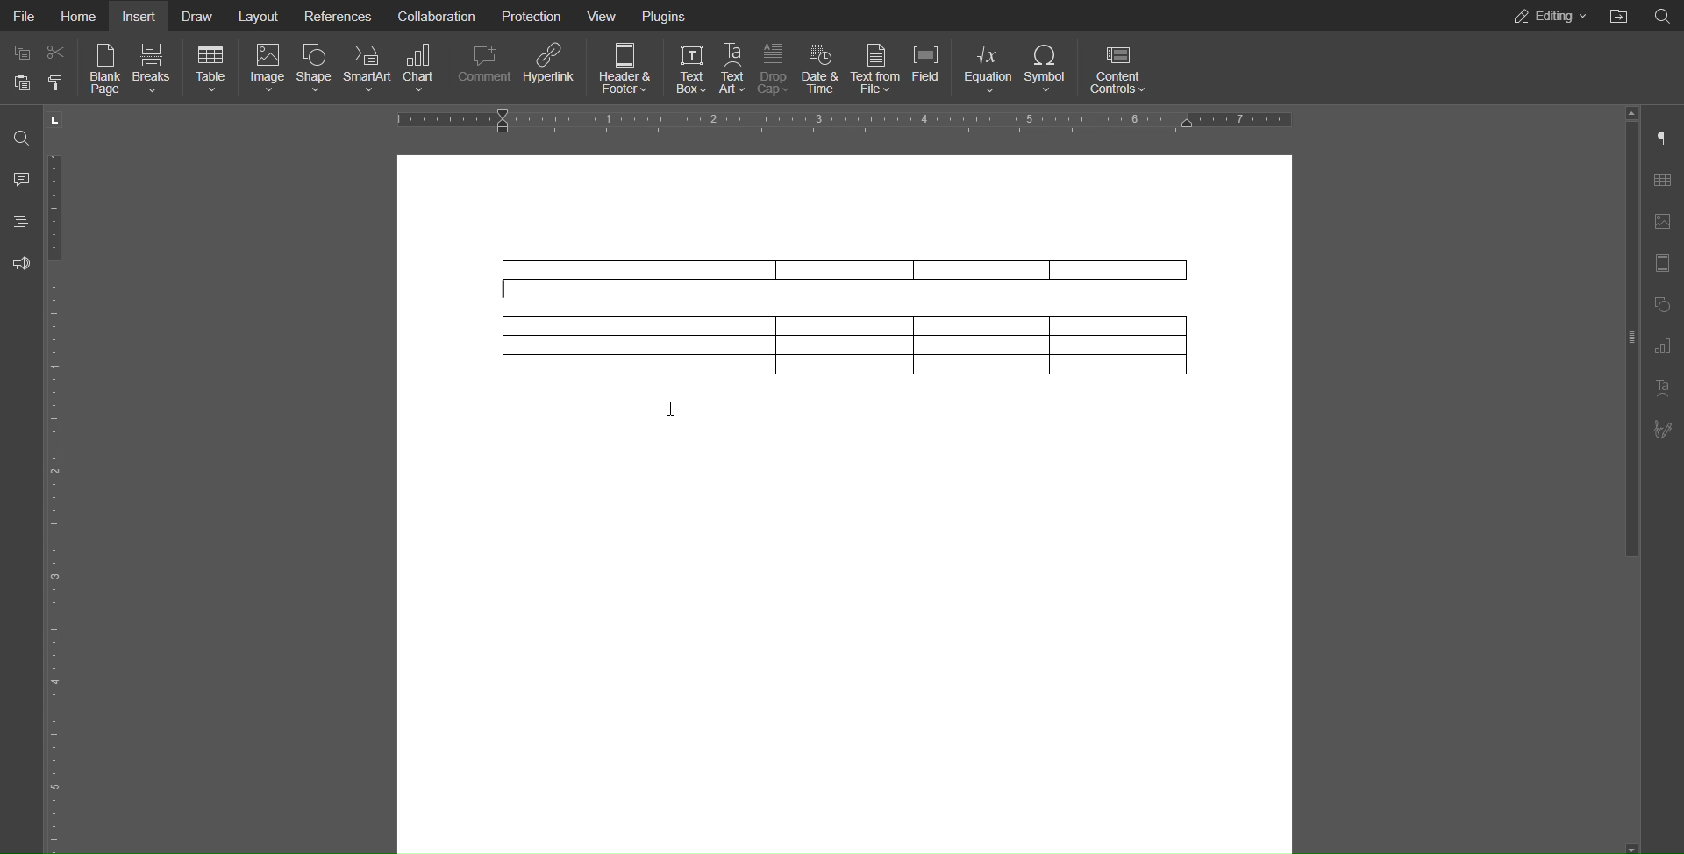 This screenshot has width=1684, height=854. What do you see at coordinates (1616, 15) in the screenshot?
I see `Open File Location` at bounding box center [1616, 15].